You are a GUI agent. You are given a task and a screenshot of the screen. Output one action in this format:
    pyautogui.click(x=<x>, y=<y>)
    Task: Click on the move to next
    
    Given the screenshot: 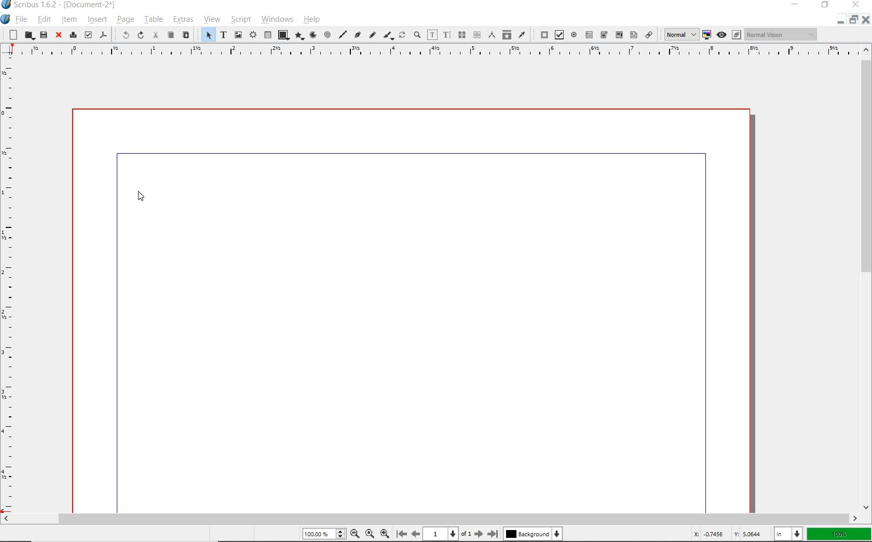 What is the action you would take?
    pyautogui.click(x=479, y=534)
    